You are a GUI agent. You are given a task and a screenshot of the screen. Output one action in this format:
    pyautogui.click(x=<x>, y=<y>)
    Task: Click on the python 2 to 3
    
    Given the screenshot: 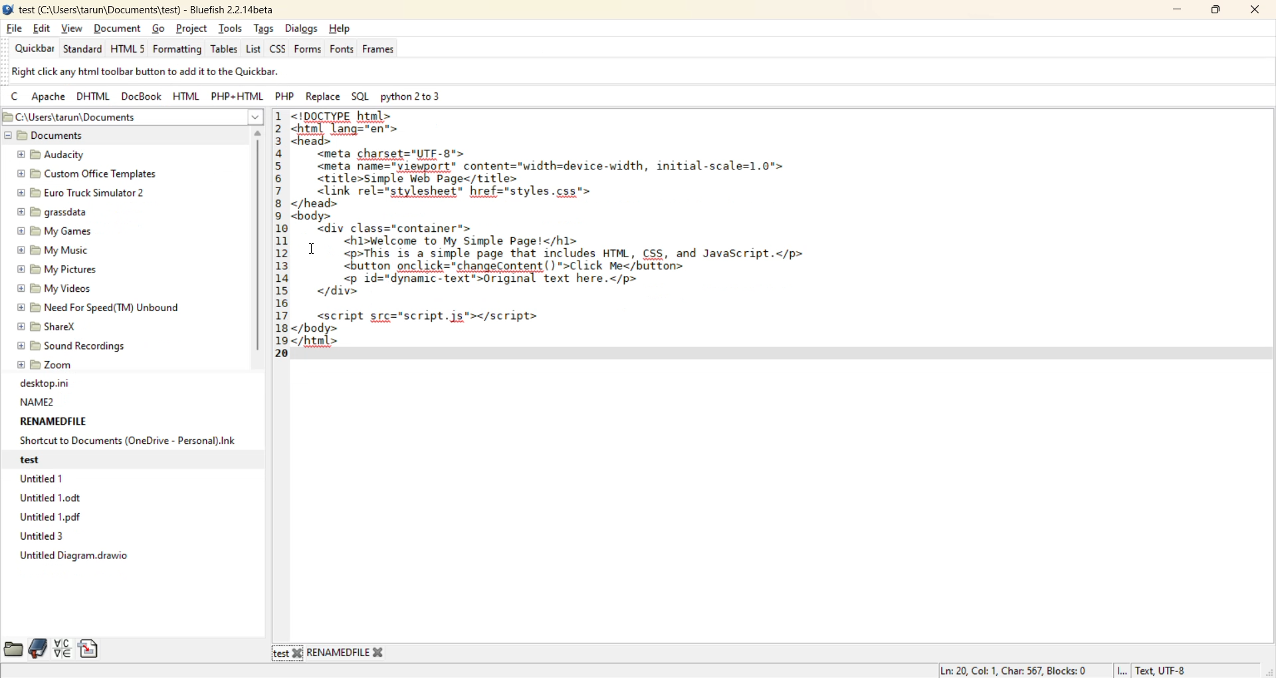 What is the action you would take?
    pyautogui.click(x=417, y=97)
    